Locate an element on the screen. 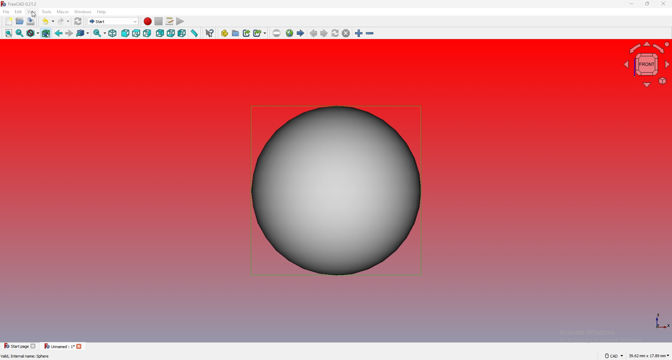 The width and height of the screenshot is (672, 360). tools is located at coordinates (47, 12).